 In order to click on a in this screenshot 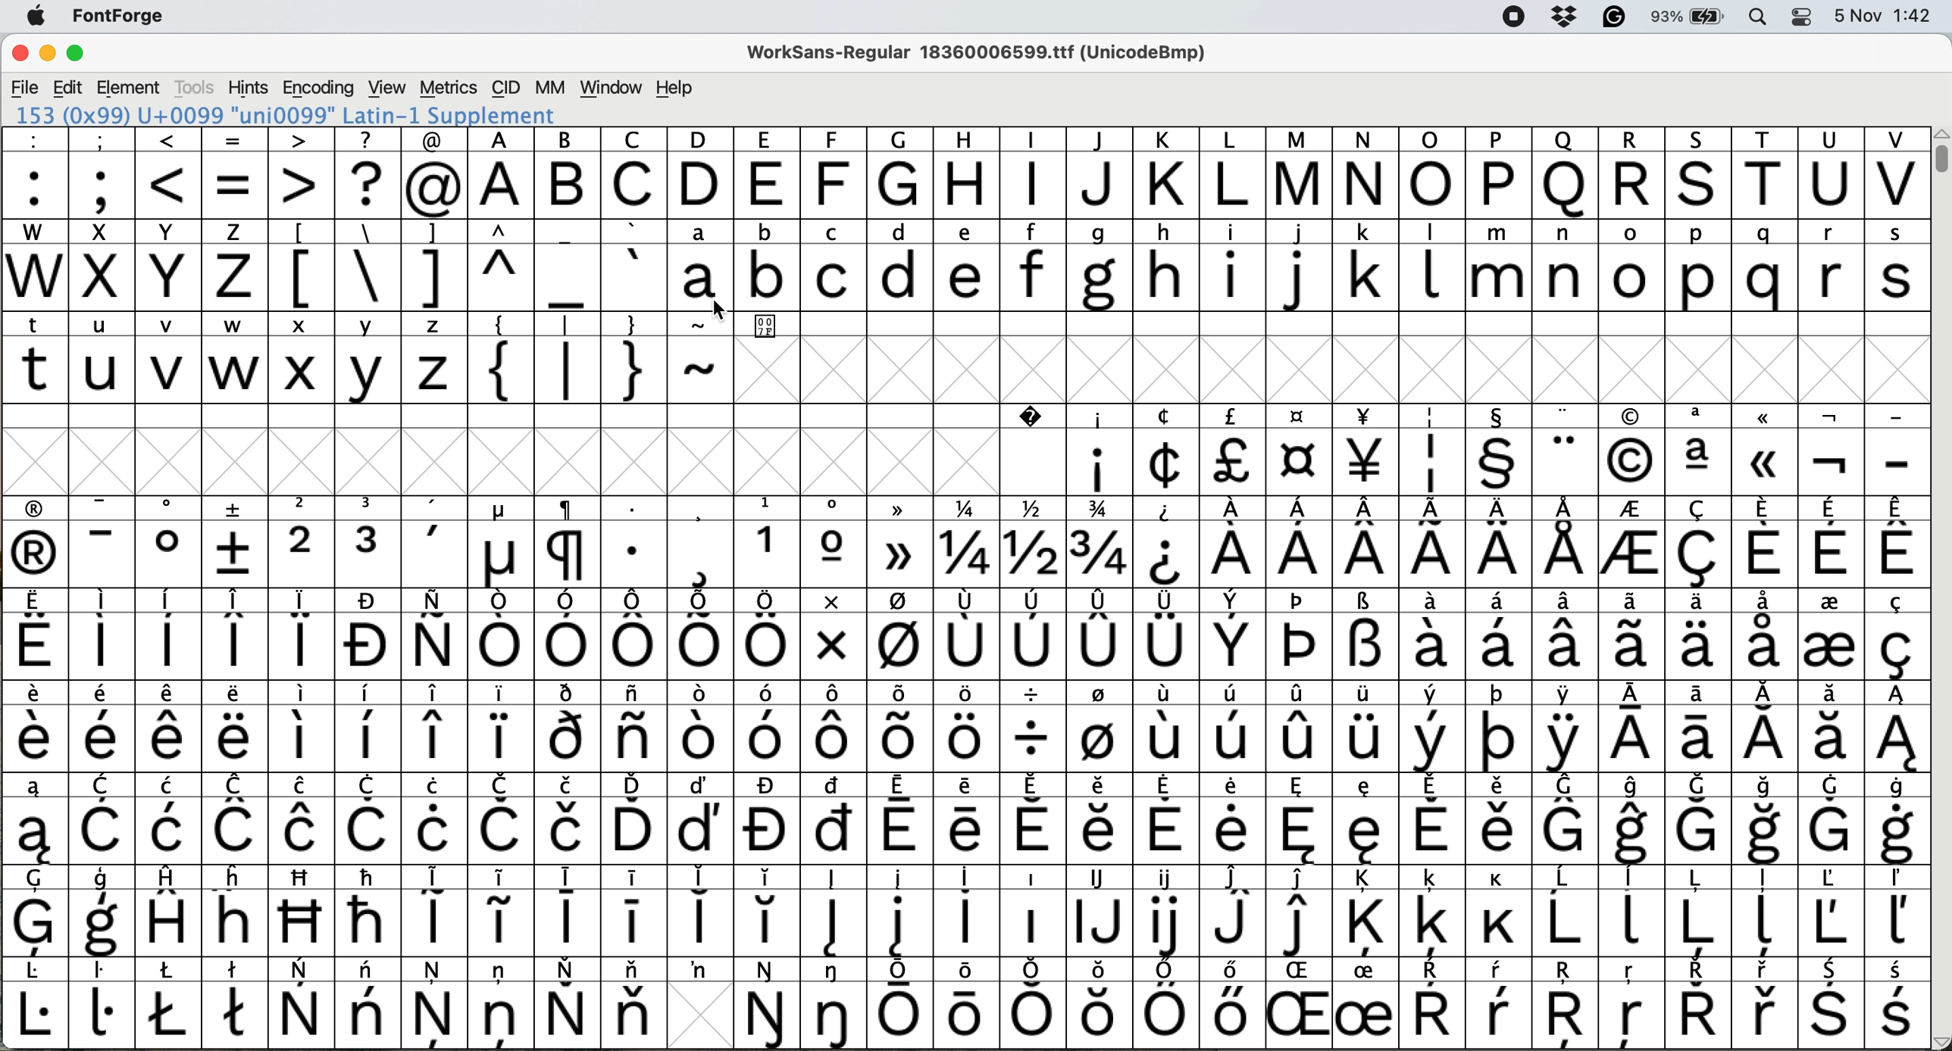, I will do `click(701, 264)`.